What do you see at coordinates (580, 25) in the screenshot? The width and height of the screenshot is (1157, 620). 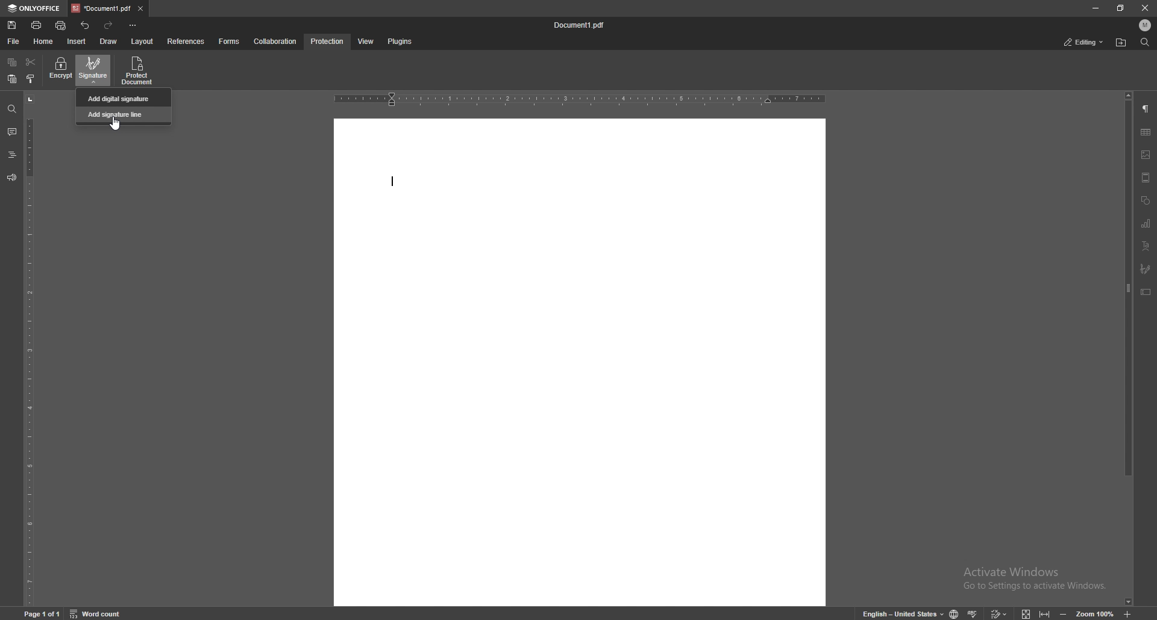 I see `file name` at bounding box center [580, 25].